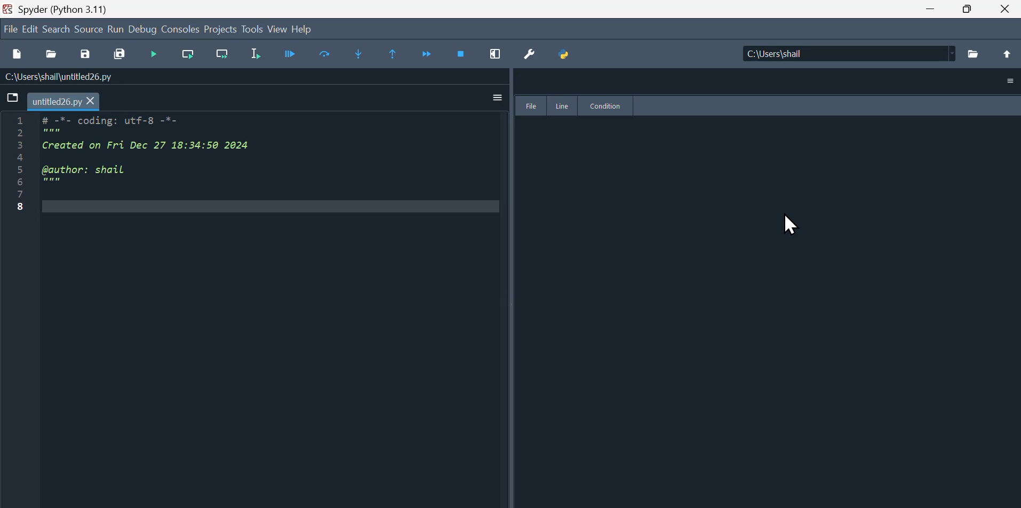 The height and width of the screenshot is (508, 1021). I want to click on Continue execution until same function returns, so click(397, 54).